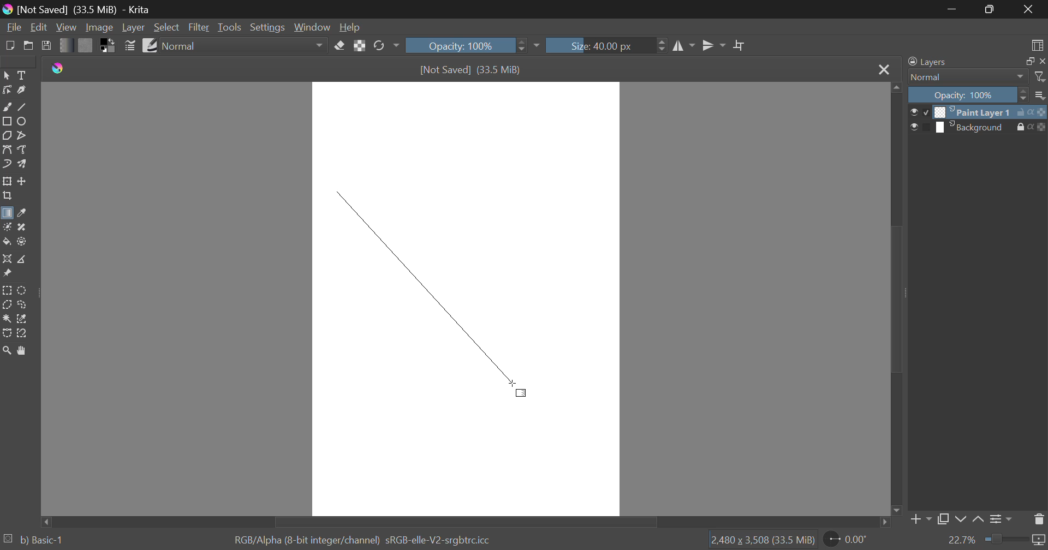 The width and height of the screenshot is (1048, 550). I want to click on Minimize, so click(991, 10).